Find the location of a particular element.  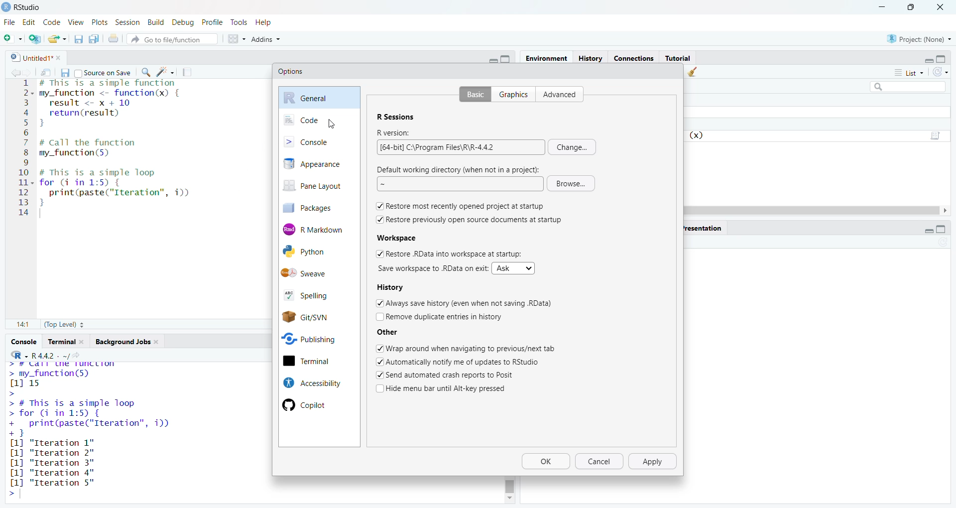

appearance is located at coordinates (319, 164).